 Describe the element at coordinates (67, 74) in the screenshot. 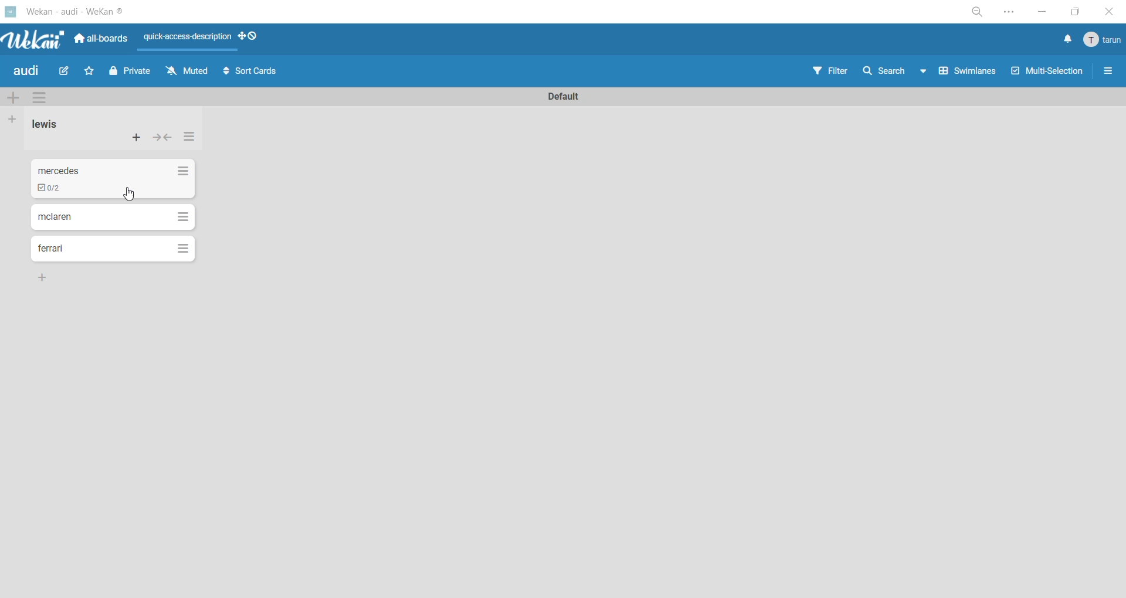

I see `edit` at that location.